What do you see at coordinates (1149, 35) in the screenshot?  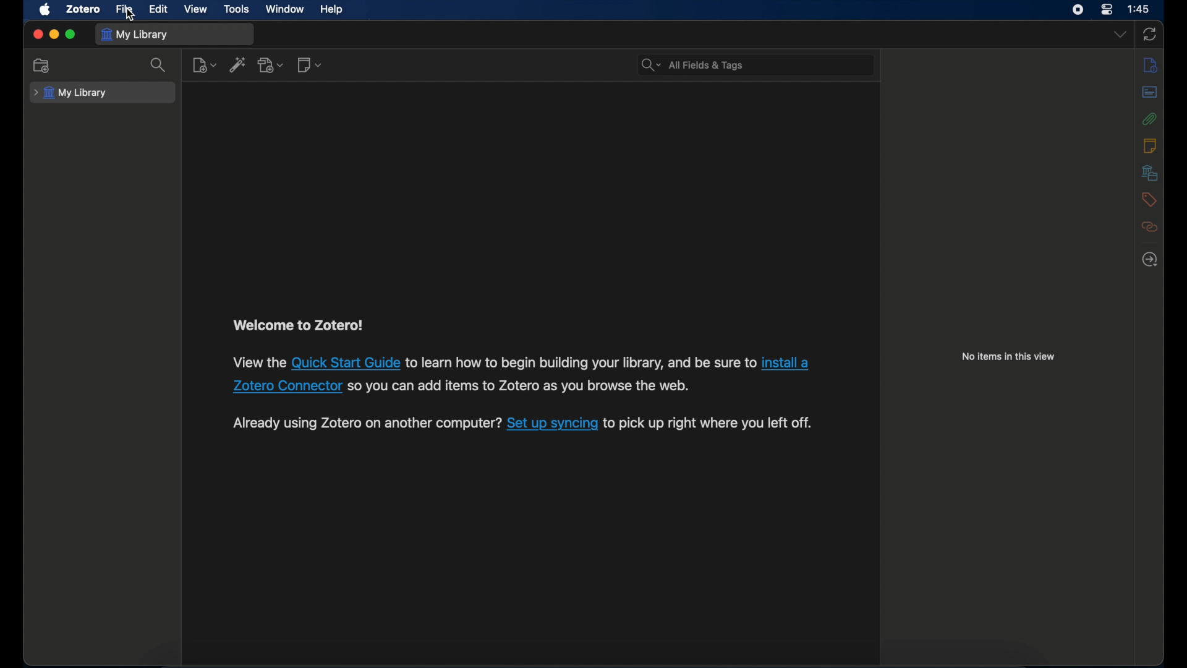 I see `sync` at bounding box center [1149, 35].